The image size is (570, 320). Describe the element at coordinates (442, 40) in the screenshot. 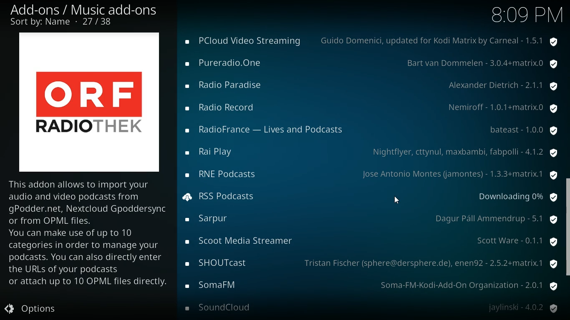

I see `provider` at that location.